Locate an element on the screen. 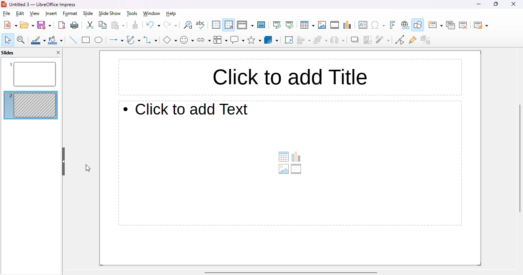 The image size is (523, 275). copy is located at coordinates (102, 25).